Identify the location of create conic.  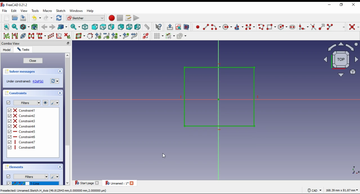
(238, 27).